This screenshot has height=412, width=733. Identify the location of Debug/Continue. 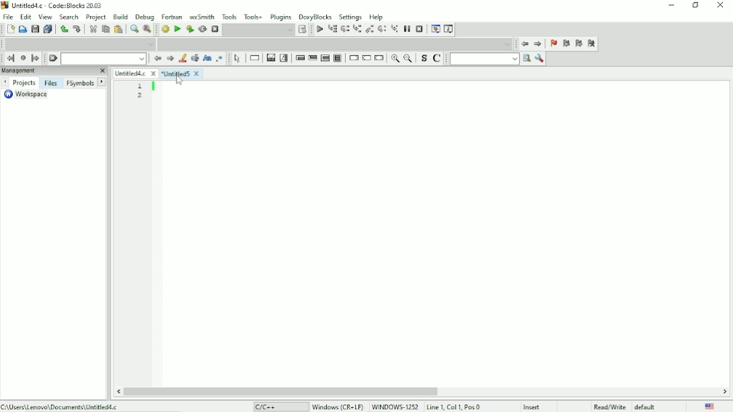
(319, 30).